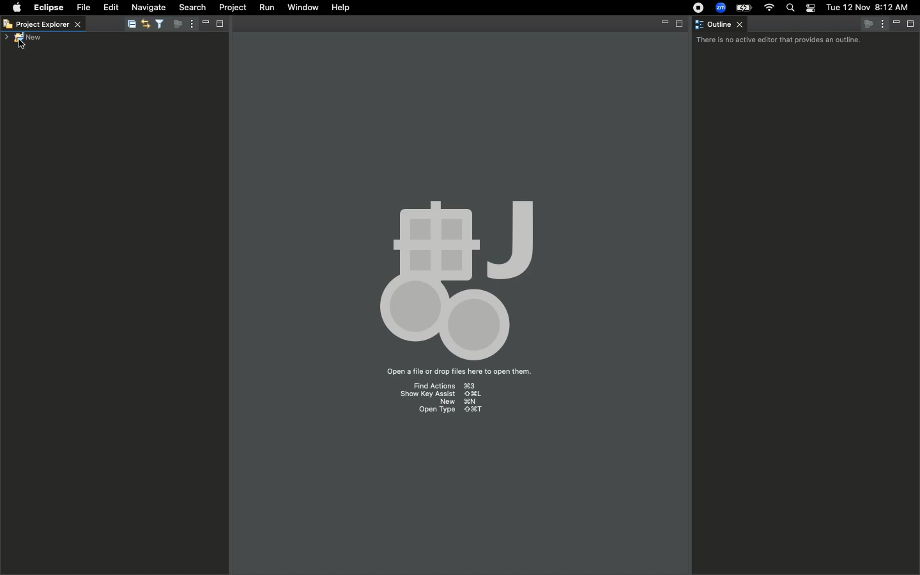  What do you see at coordinates (459, 402) in the screenshot?
I see `New` at bounding box center [459, 402].